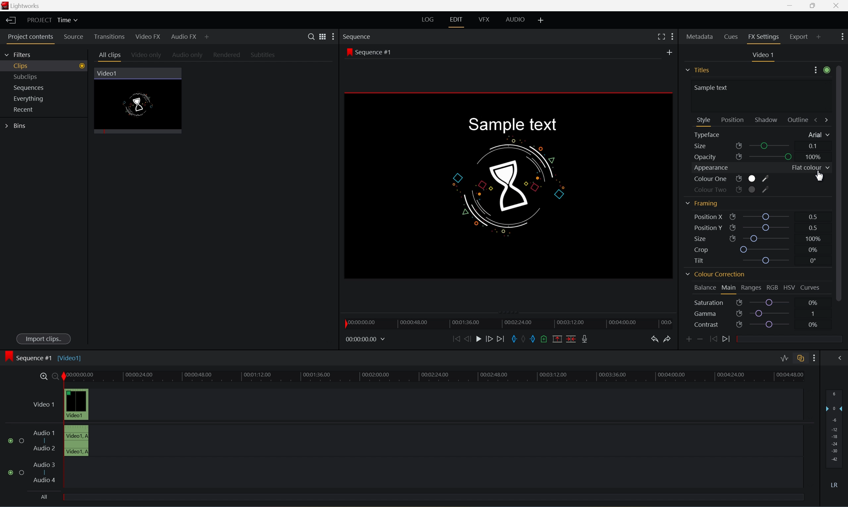 This screenshot has width=848, height=507. What do you see at coordinates (822, 120) in the screenshot?
I see `back / forward` at bounding box center [822, 120].